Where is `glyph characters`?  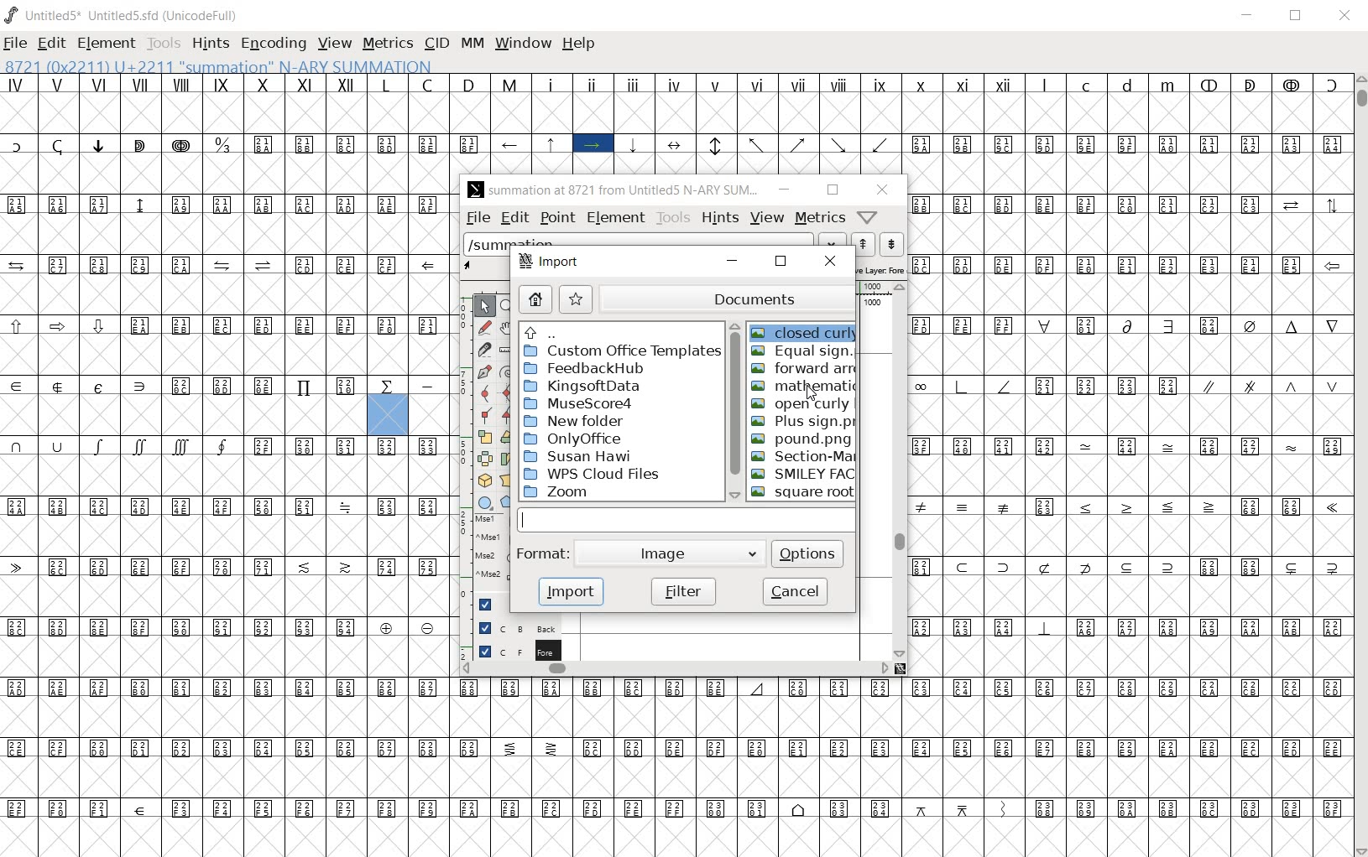
glyph characters is located at coordinates (901, 769).